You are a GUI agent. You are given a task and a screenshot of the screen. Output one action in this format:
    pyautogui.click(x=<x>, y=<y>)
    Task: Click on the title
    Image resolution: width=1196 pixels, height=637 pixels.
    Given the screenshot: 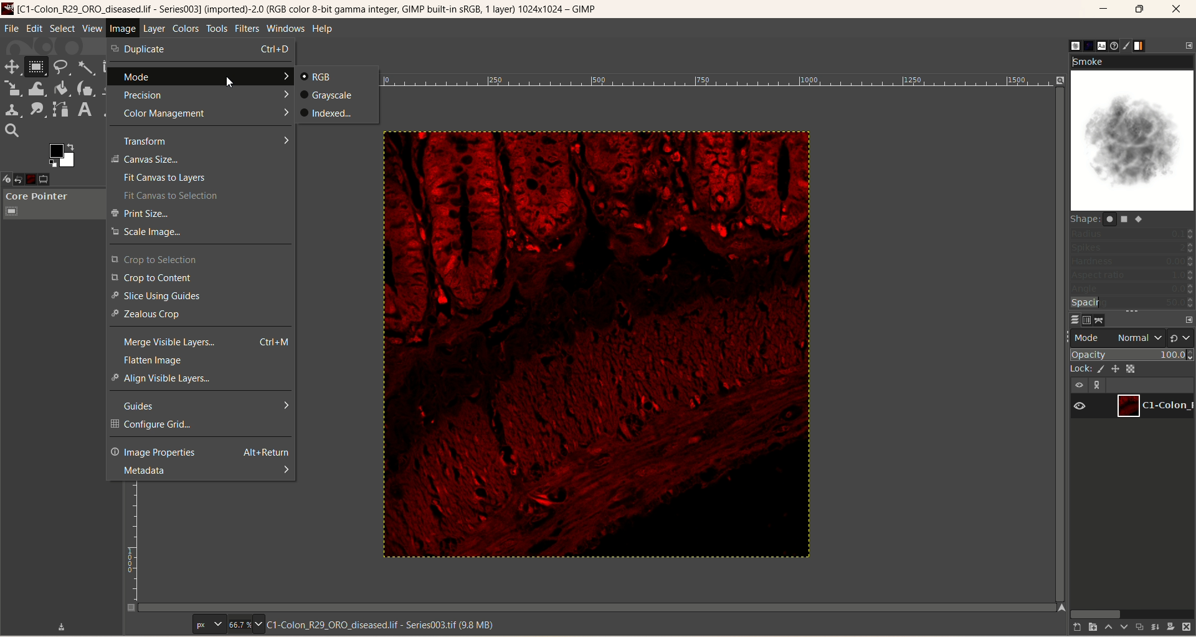 What is the action you would take?
    pyautogui.click(x=307, y=9)
    